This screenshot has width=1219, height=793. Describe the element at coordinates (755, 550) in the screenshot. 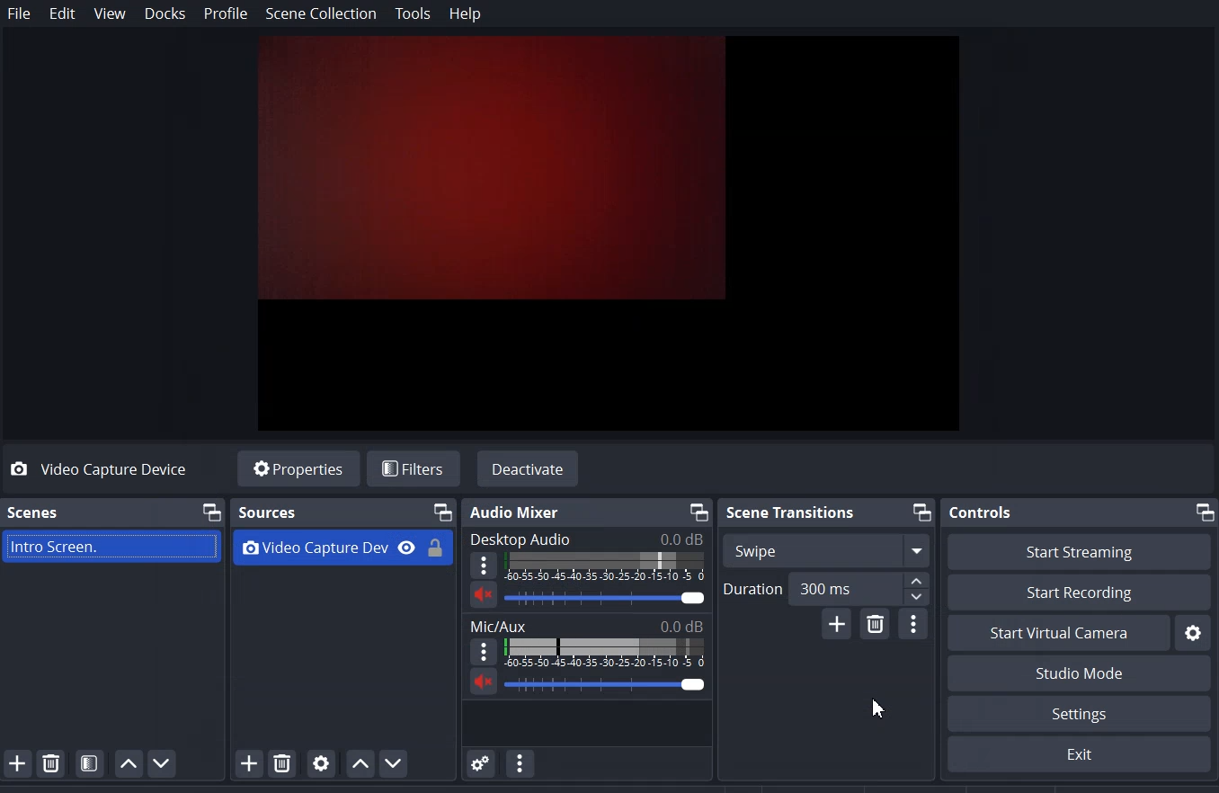

I see `Swipe` at that location.